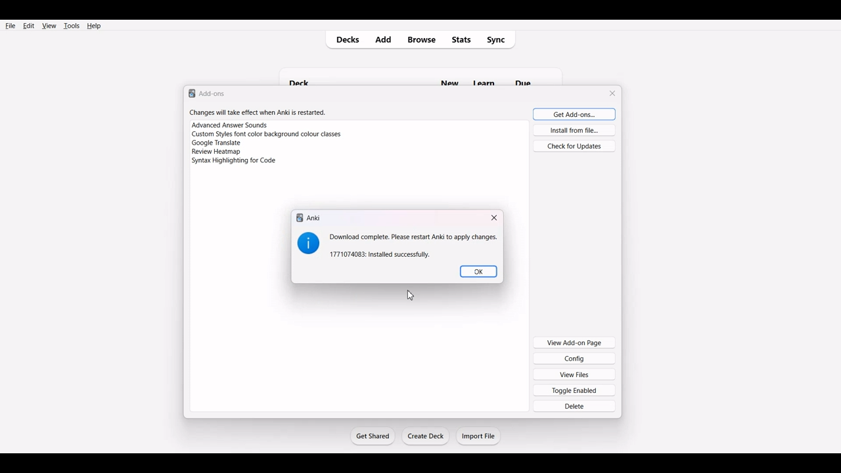 This screenshot has width=841, height=473. Describe the element at coordinates (574, 342) in the screenshot. I see `View Add-on Page` at that location.